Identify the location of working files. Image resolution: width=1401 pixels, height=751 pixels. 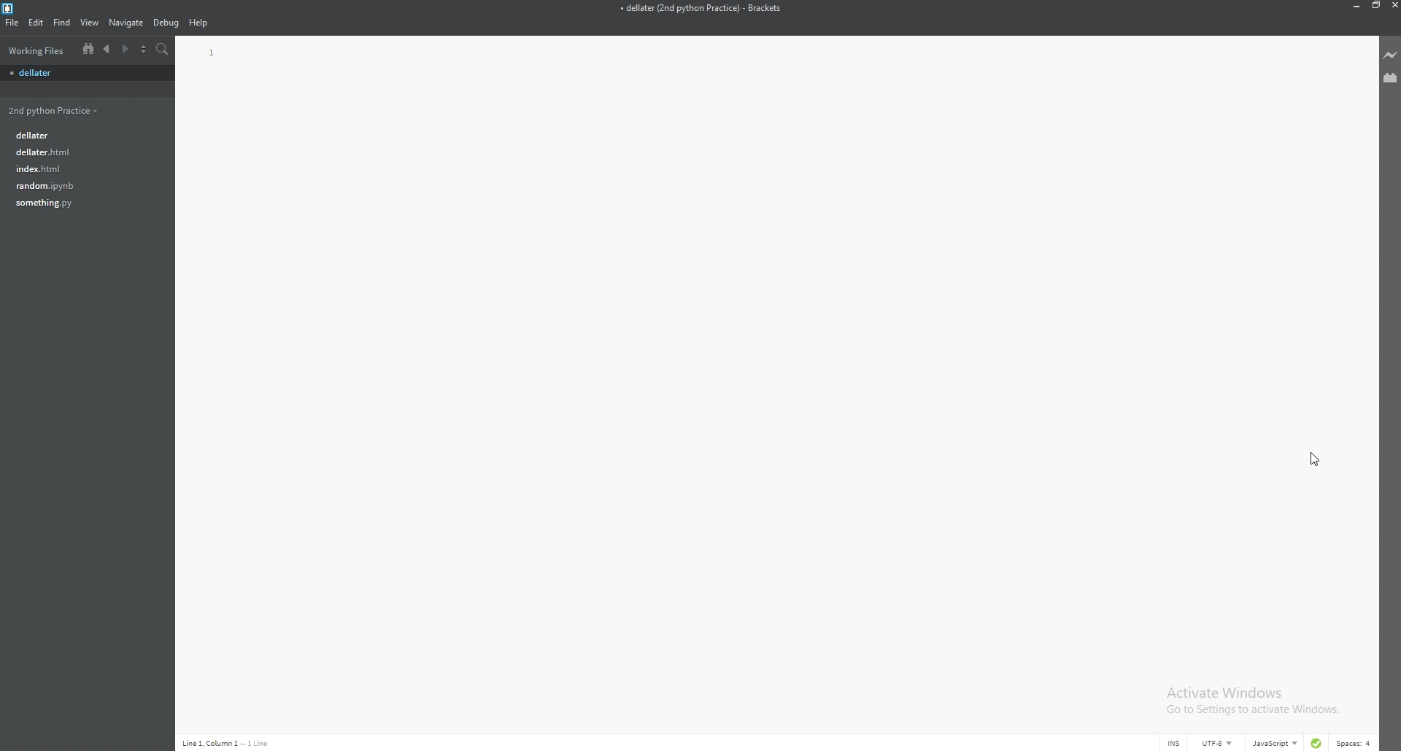
(37, 50).